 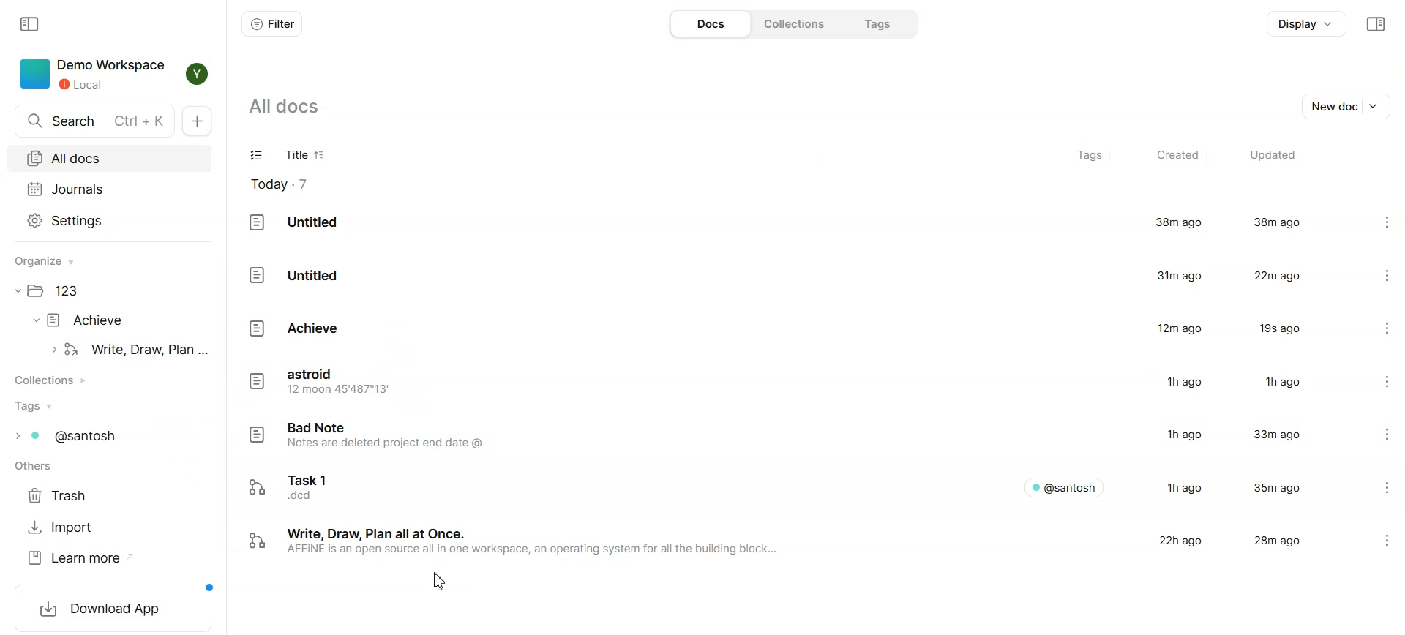 I want to click on Sort, so click(x=321, y=156).